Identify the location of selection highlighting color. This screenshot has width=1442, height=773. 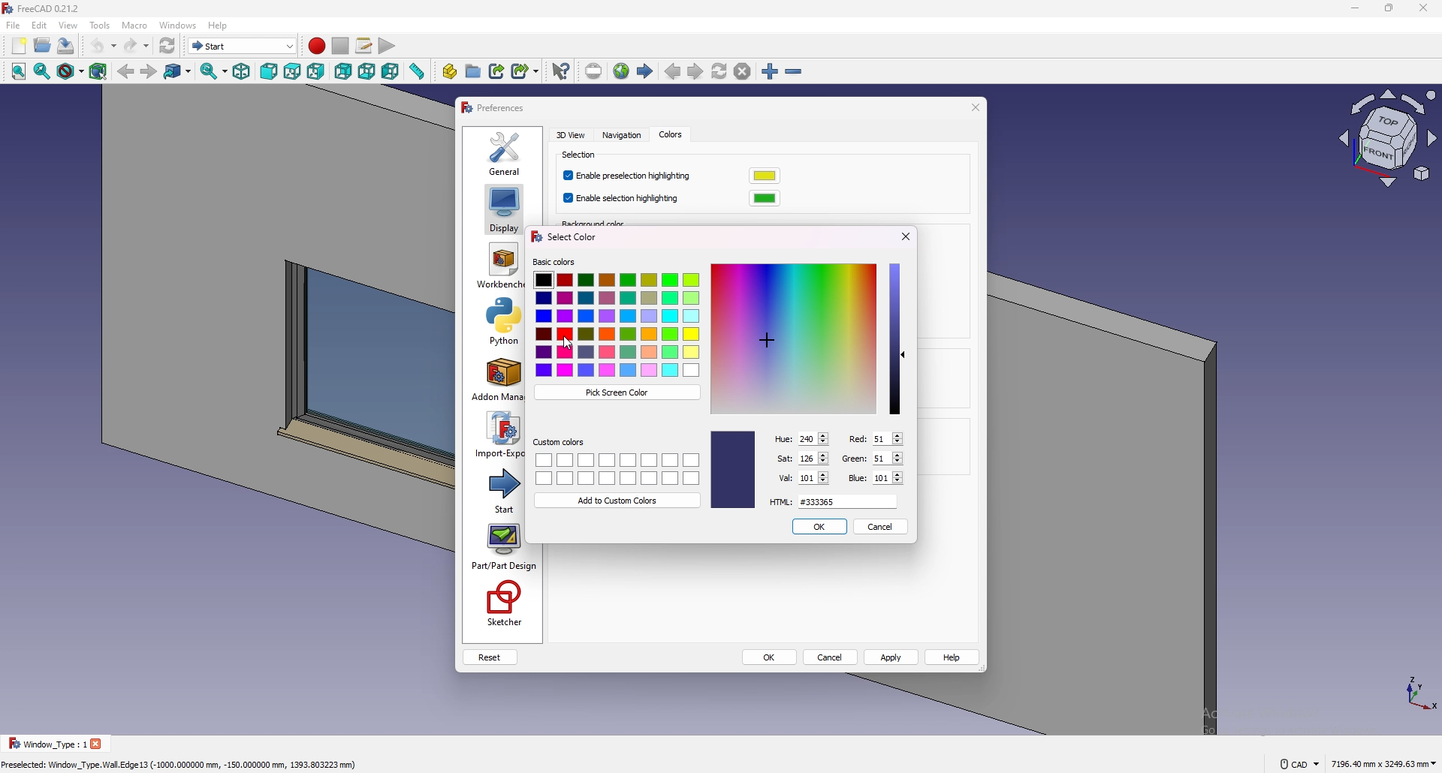
(765, 198).